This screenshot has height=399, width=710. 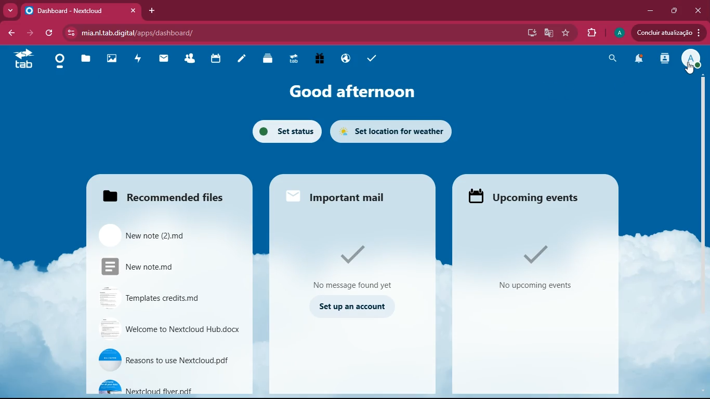 I want to click on notes, so click(x=242, y=60).